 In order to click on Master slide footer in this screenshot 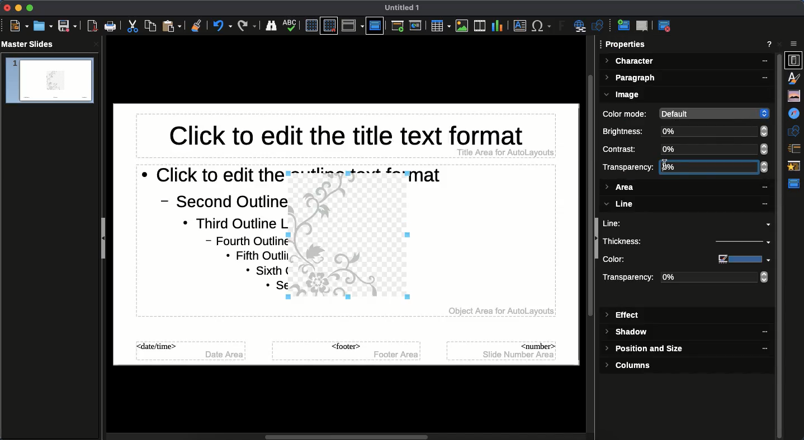, I will do `click(345, 351)`.